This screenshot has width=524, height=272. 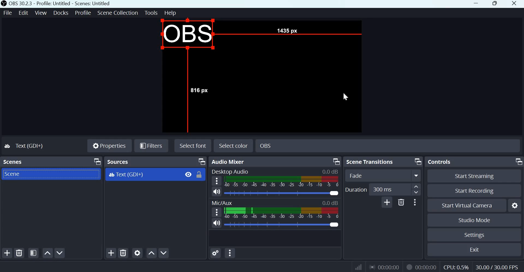 I want to click on Select color, so click(x=234, y=145).